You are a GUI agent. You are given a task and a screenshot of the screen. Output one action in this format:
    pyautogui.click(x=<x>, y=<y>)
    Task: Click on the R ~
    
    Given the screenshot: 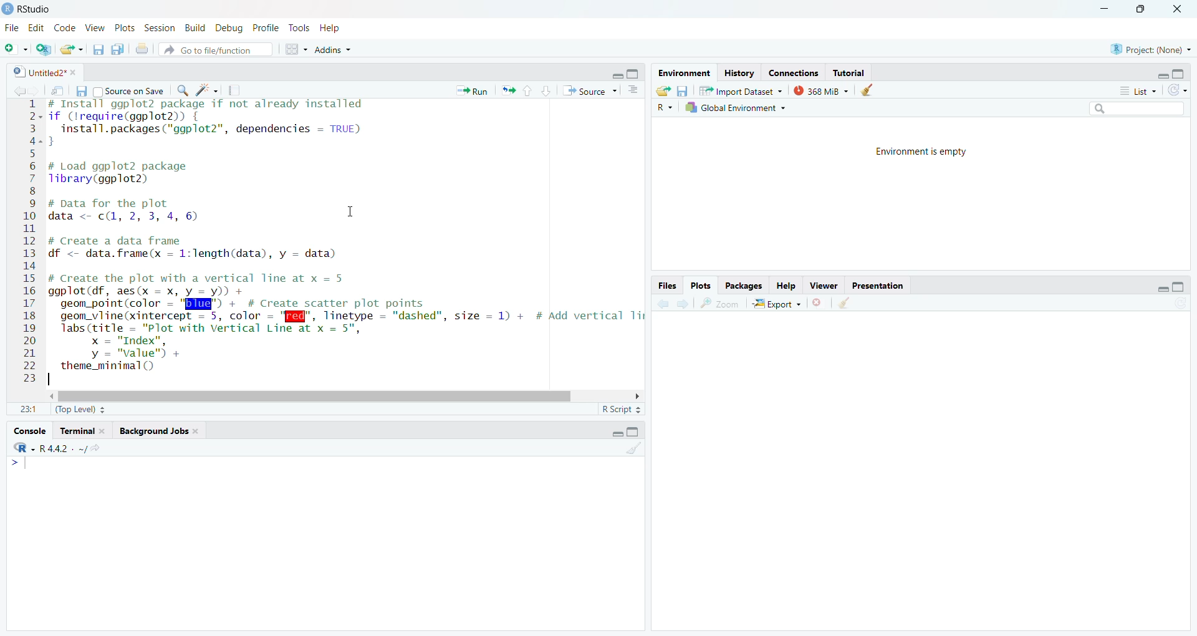 What is the action you would take?
    pyautogui.click(x=665, y=108)
    